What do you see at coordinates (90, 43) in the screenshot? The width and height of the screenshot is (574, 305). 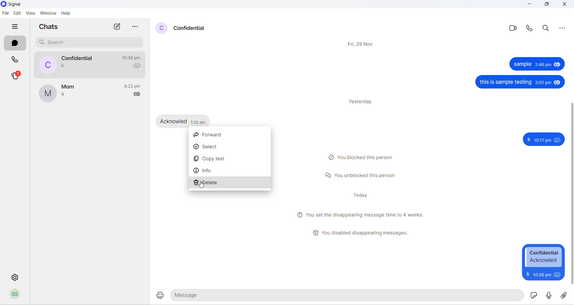 I see `search chat` at bounding box center [90, 43].